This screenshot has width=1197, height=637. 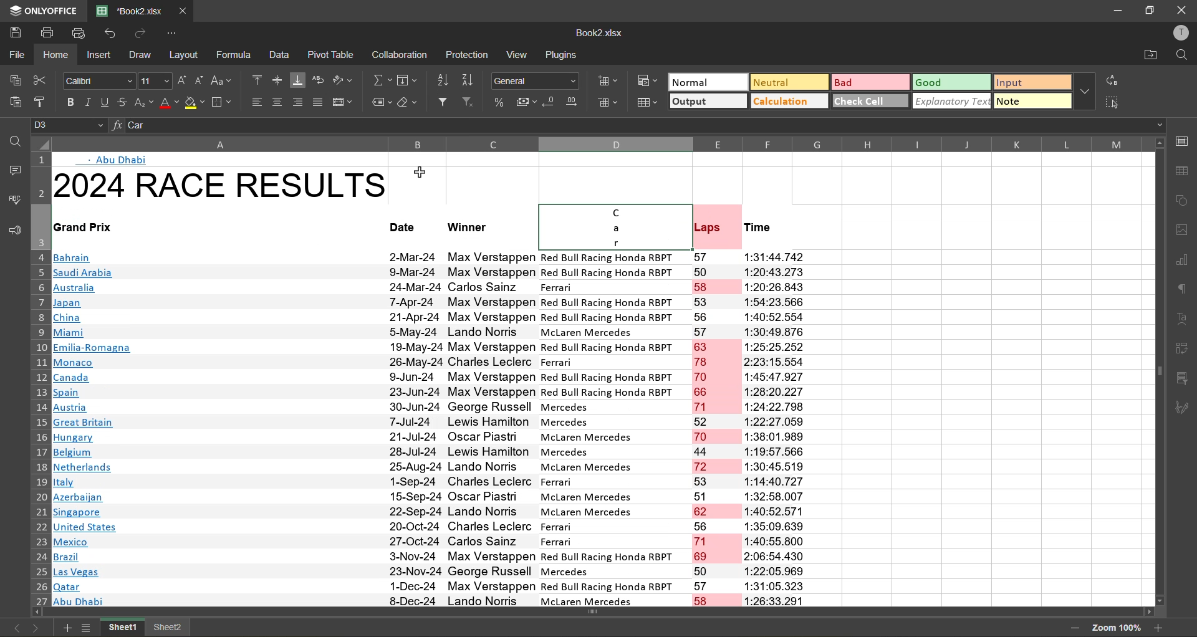 I want to click on draw, so click(x=142, y=57).